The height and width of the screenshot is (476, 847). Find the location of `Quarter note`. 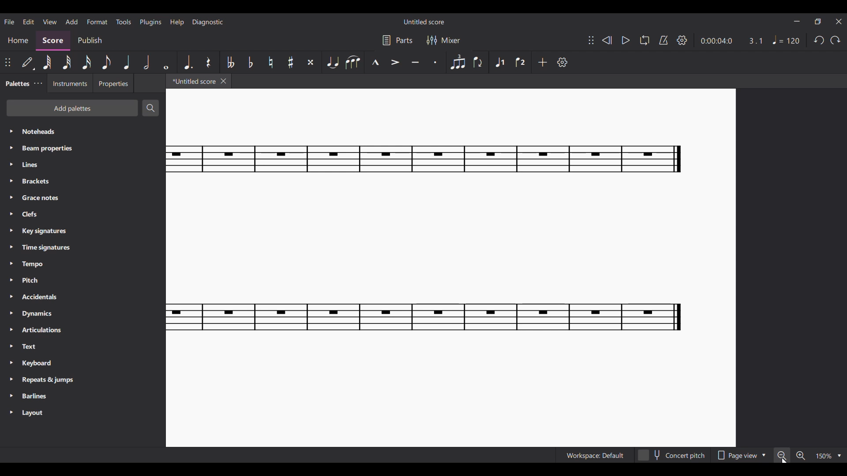

Quarter note is located at coordinates (127, 62).